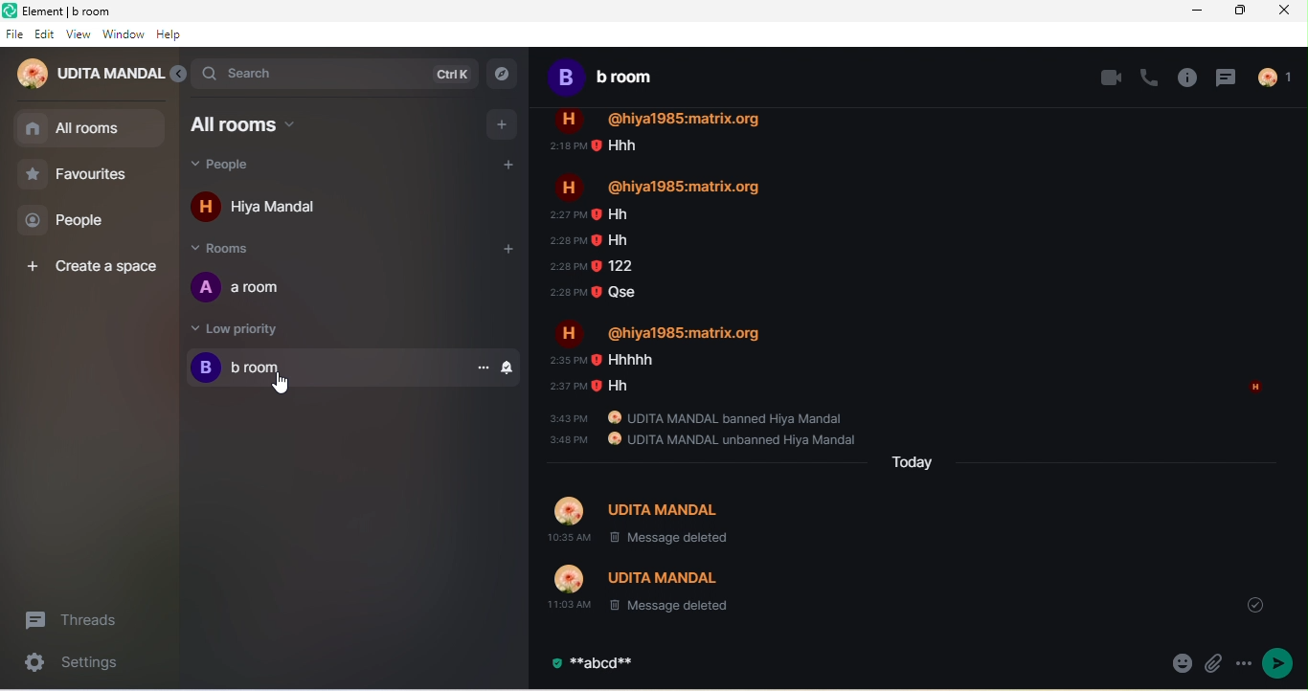 This screenshot has width=1308, height=691. Describe the element at coordinates (124, 35) in the screenshot. I see `window` at that location.